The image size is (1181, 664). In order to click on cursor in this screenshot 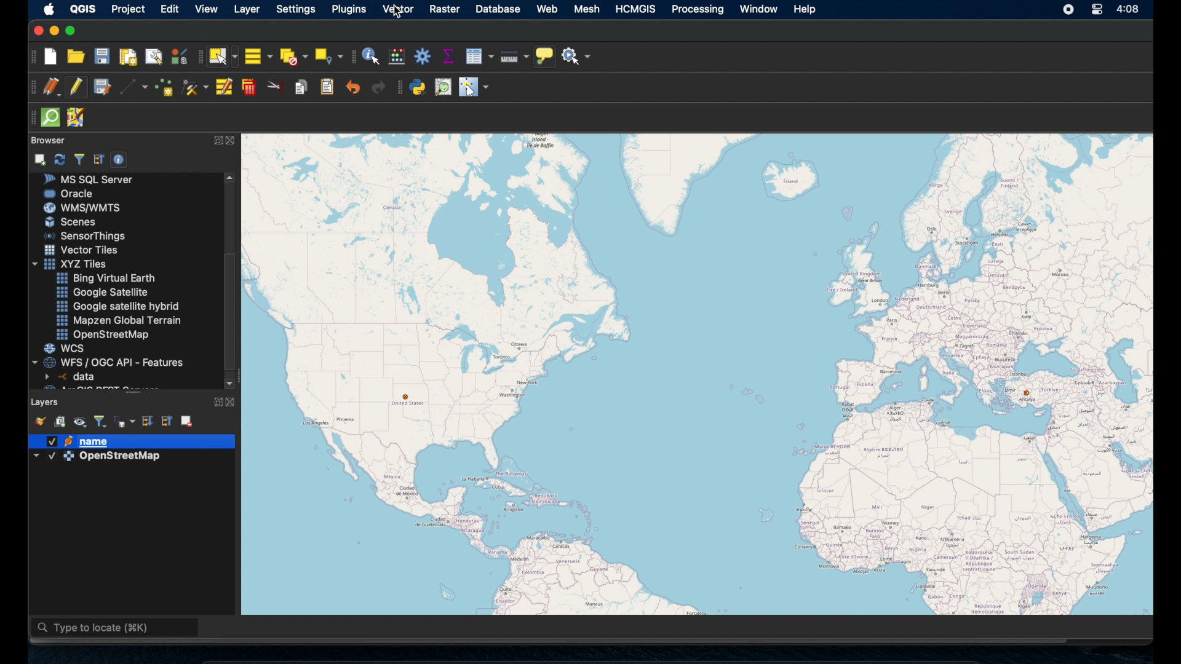, I will do `click(400, 11)`.